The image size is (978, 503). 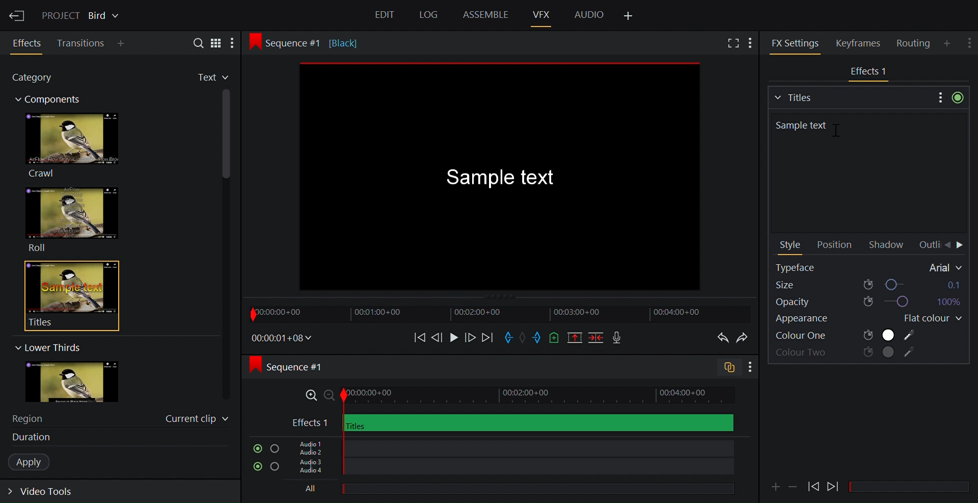 What do you see at coordinates (870, 72) in the screenshot?
I see `Video Track Effects ` at bounding box center [870, 72].